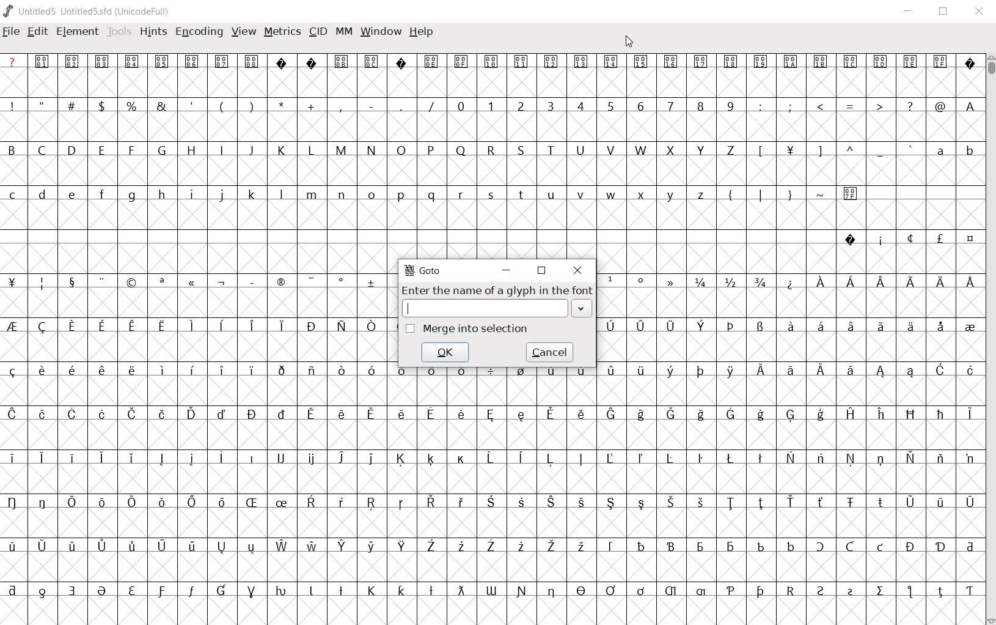  What do you see at coordinates (163, 105) in the screenshot?
I see `&` at bounding box center [163, 105].